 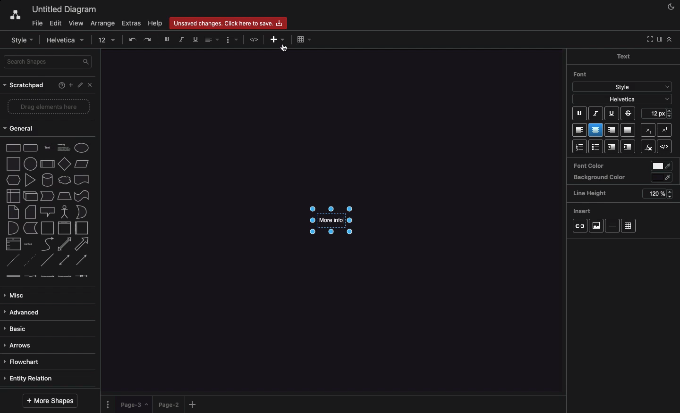 What do you see at coordinates (64, 196) in the screenshot?
I see `trapezoid` at bounding box center [64, 196].